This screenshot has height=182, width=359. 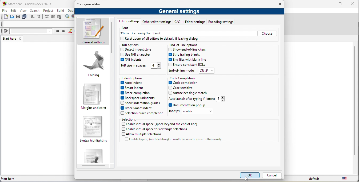 I want to click on general settings, so click(x=179, y=11).